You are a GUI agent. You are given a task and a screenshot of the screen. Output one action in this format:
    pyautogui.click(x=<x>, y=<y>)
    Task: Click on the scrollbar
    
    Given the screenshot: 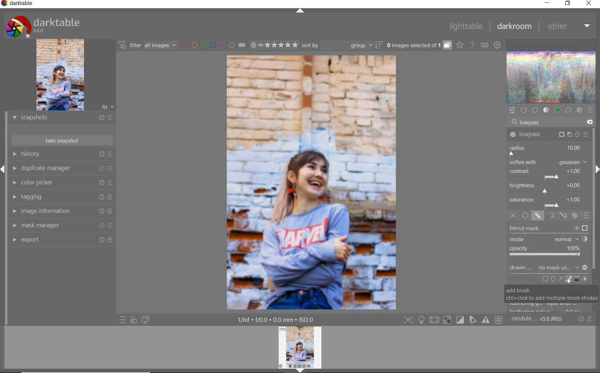 What is the action you would take?
    pyautogui.click(x=594, y=192)
    